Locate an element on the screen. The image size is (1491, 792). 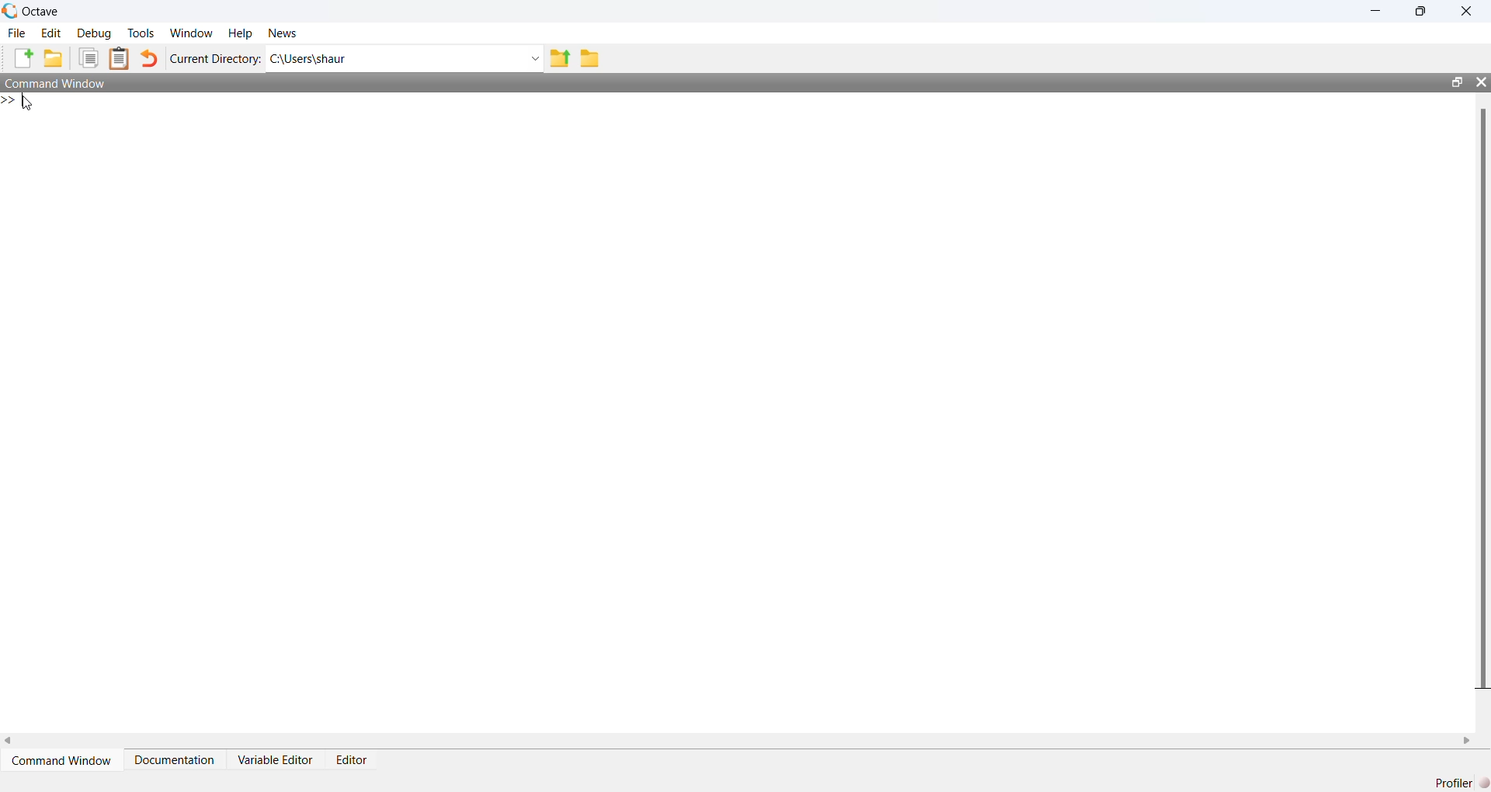
Profiler is located at coordinates (1458, 782).